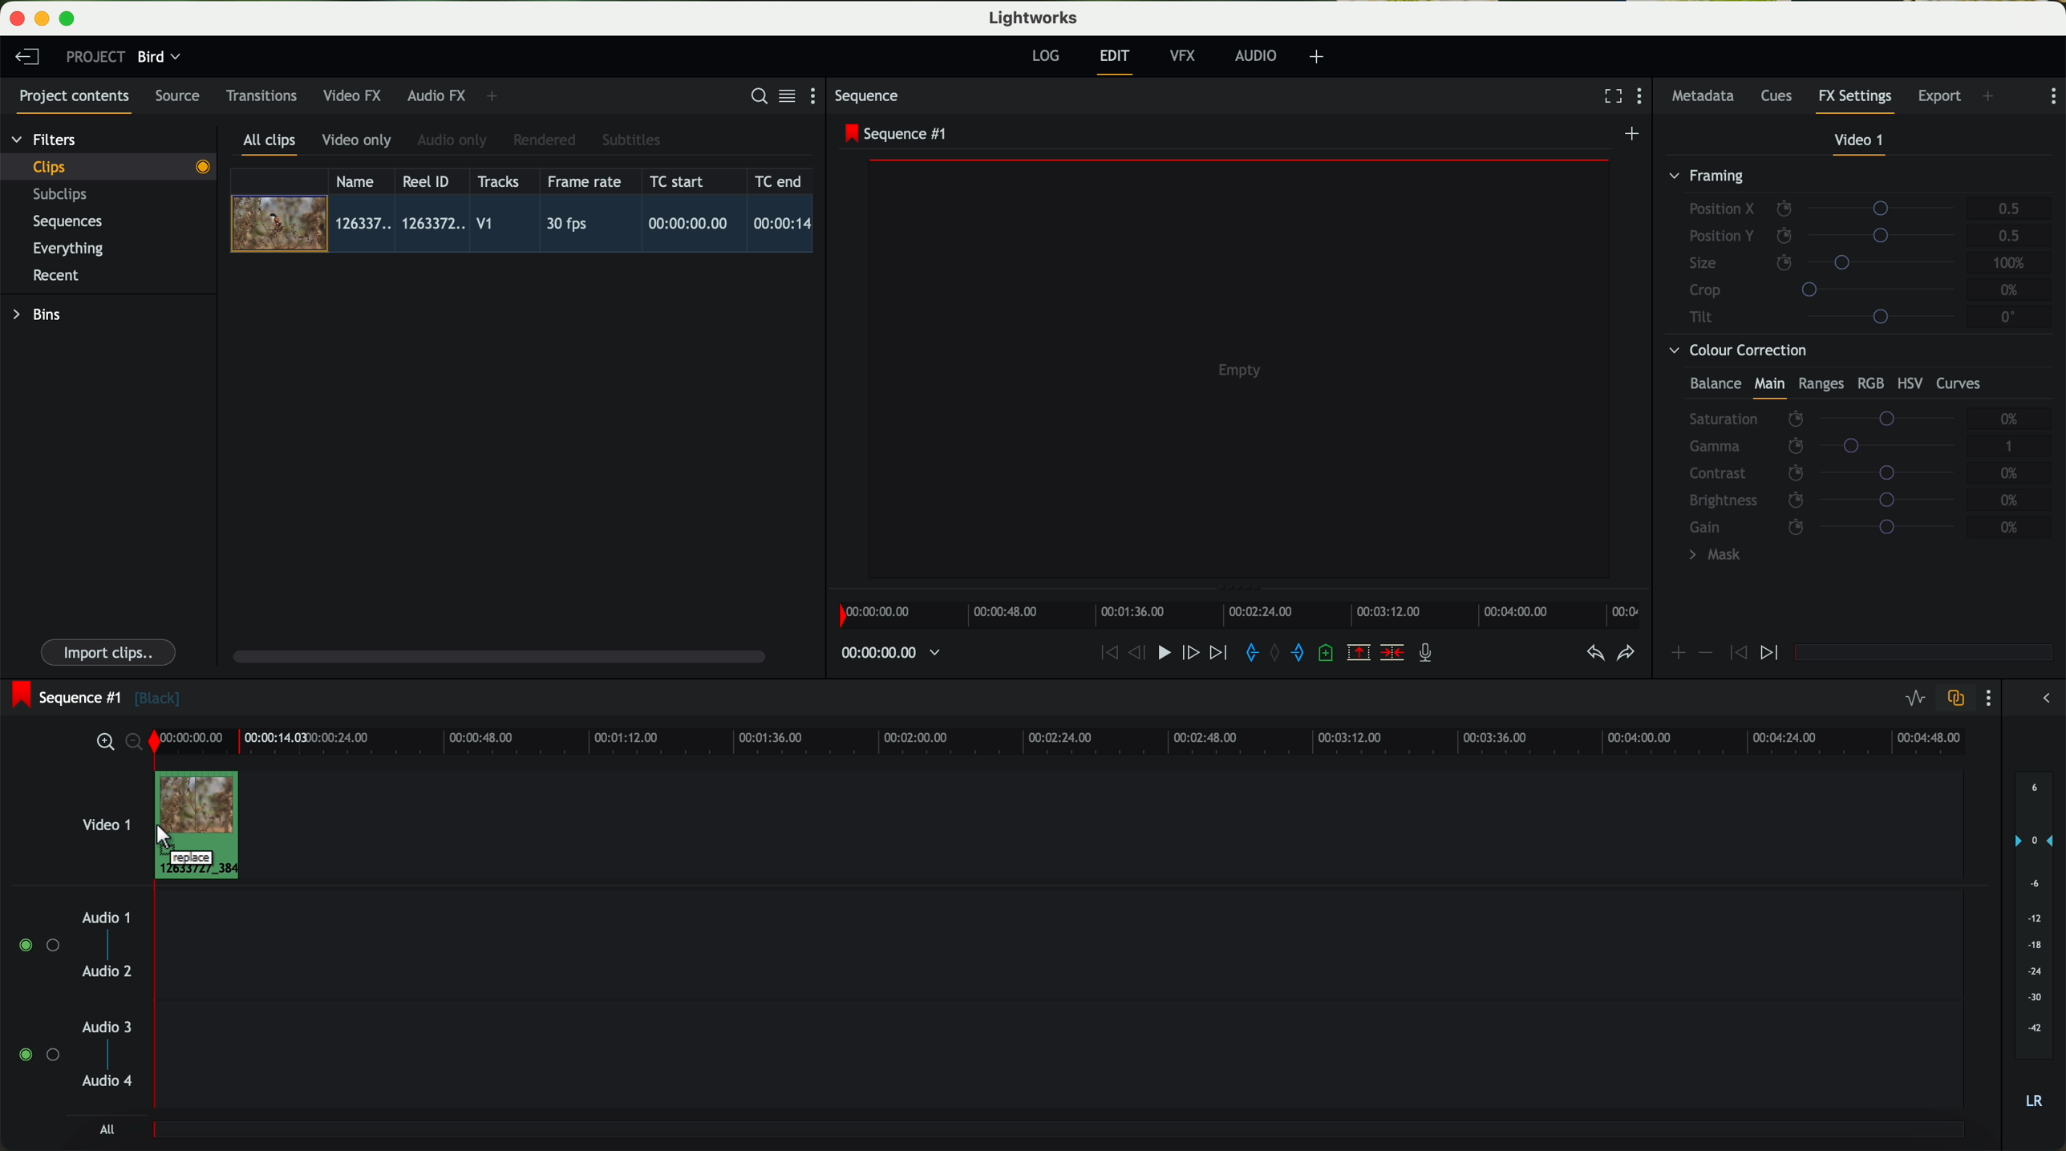 The height and width of the screenshot is (1151, 2066). What do you see at coordinates (629, 140) in the screenshot?
I see `subtitles` at bounding box center [629, 140].